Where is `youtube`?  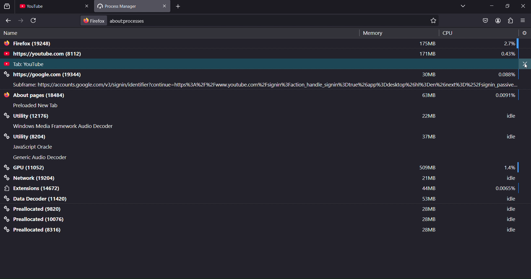
youtube is located at coordinates (35, 7).